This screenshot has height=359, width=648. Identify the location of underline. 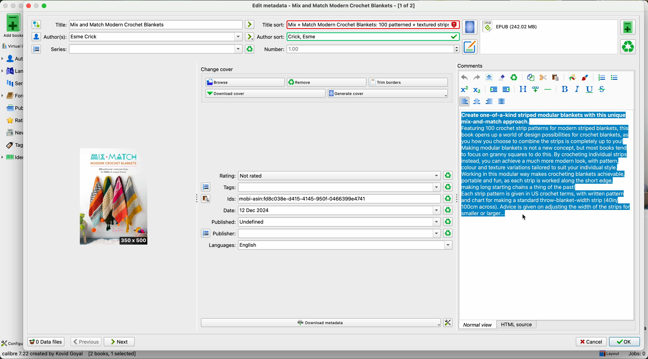
(589, 90).